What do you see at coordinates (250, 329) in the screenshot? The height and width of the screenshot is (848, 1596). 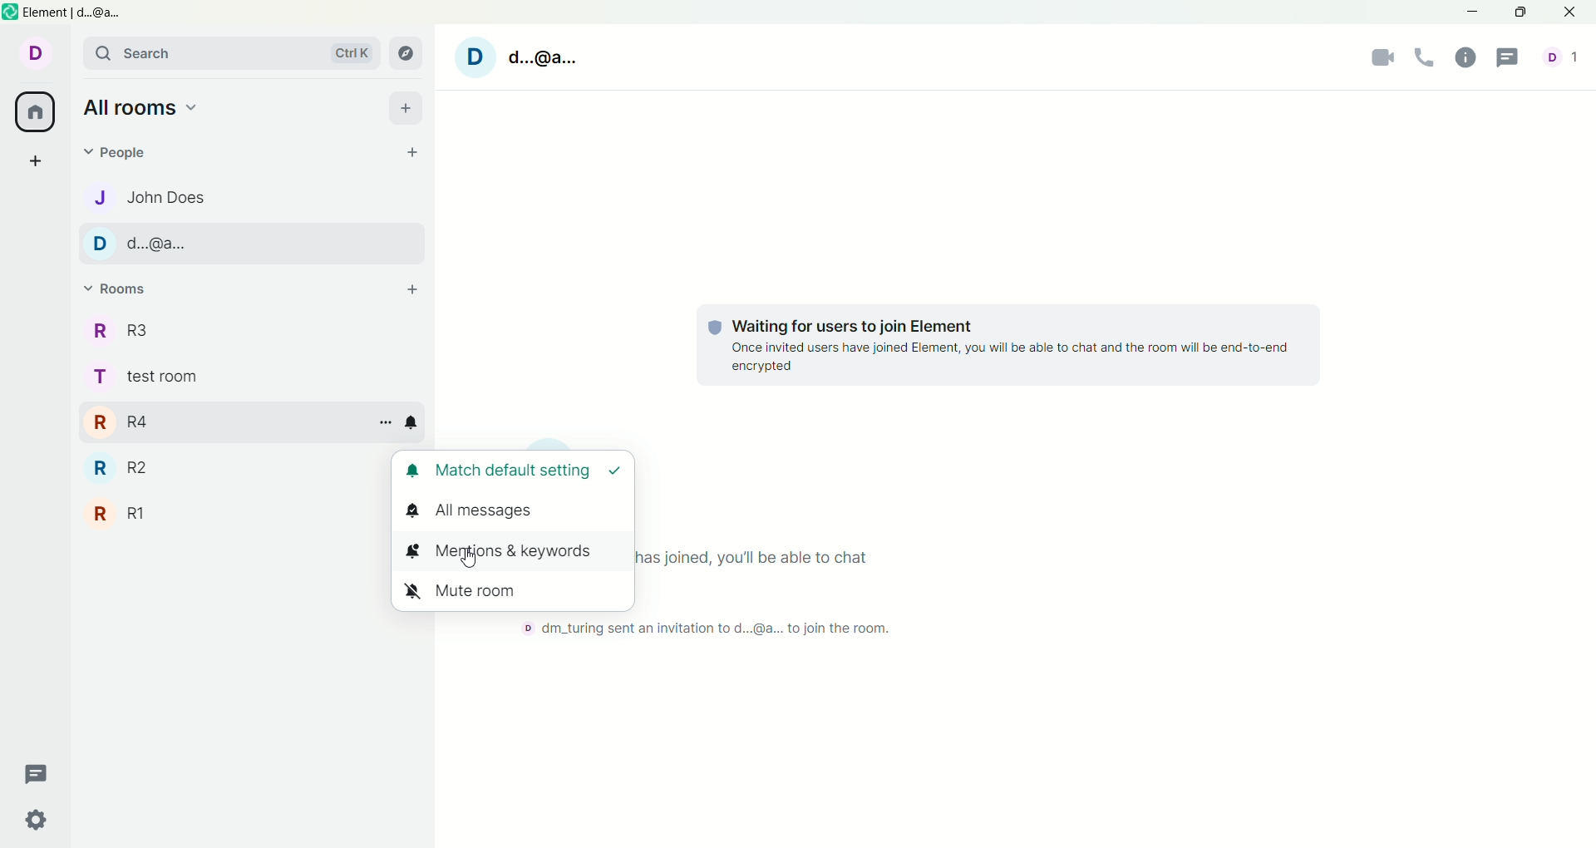 I see `R3 room` at bounding box center [250, 329].